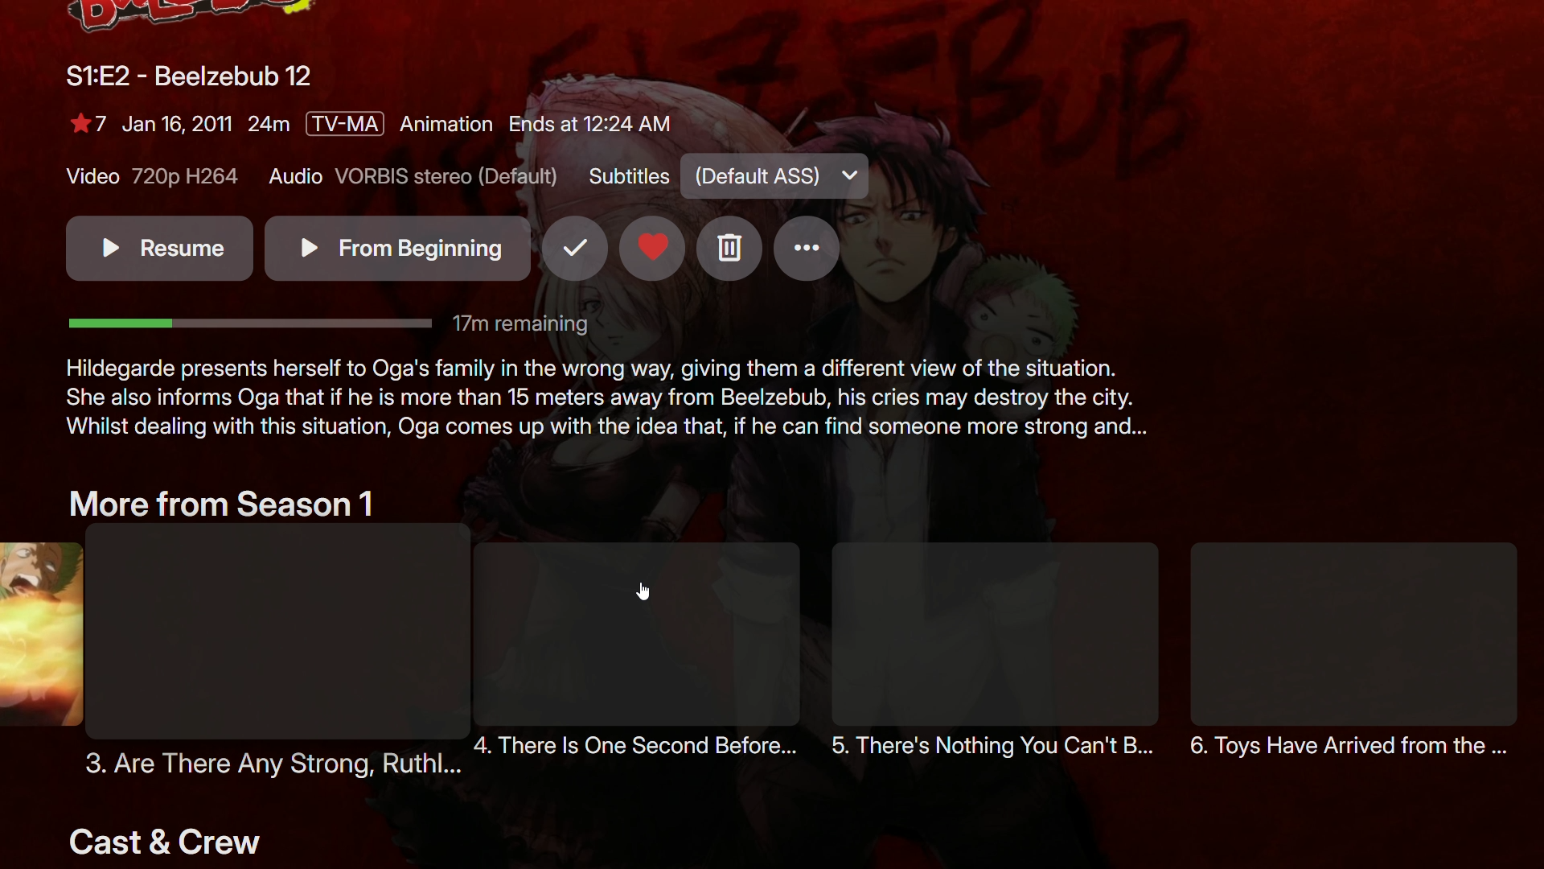 Image resolution: width=1544 pixels, height=869 pixels. Describe the element at coordinates (728, 175) in the screenshot. I see `Subtitles` at that location.